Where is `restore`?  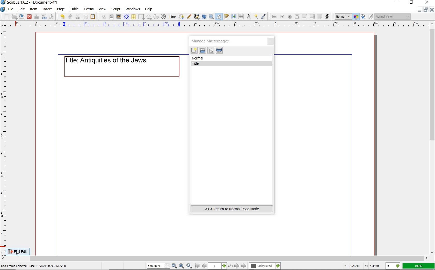
restore is located at coordinates (427, 10).